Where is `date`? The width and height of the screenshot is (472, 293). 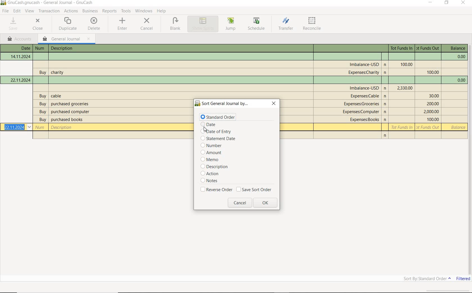 date is located at coordinates (208, 125).